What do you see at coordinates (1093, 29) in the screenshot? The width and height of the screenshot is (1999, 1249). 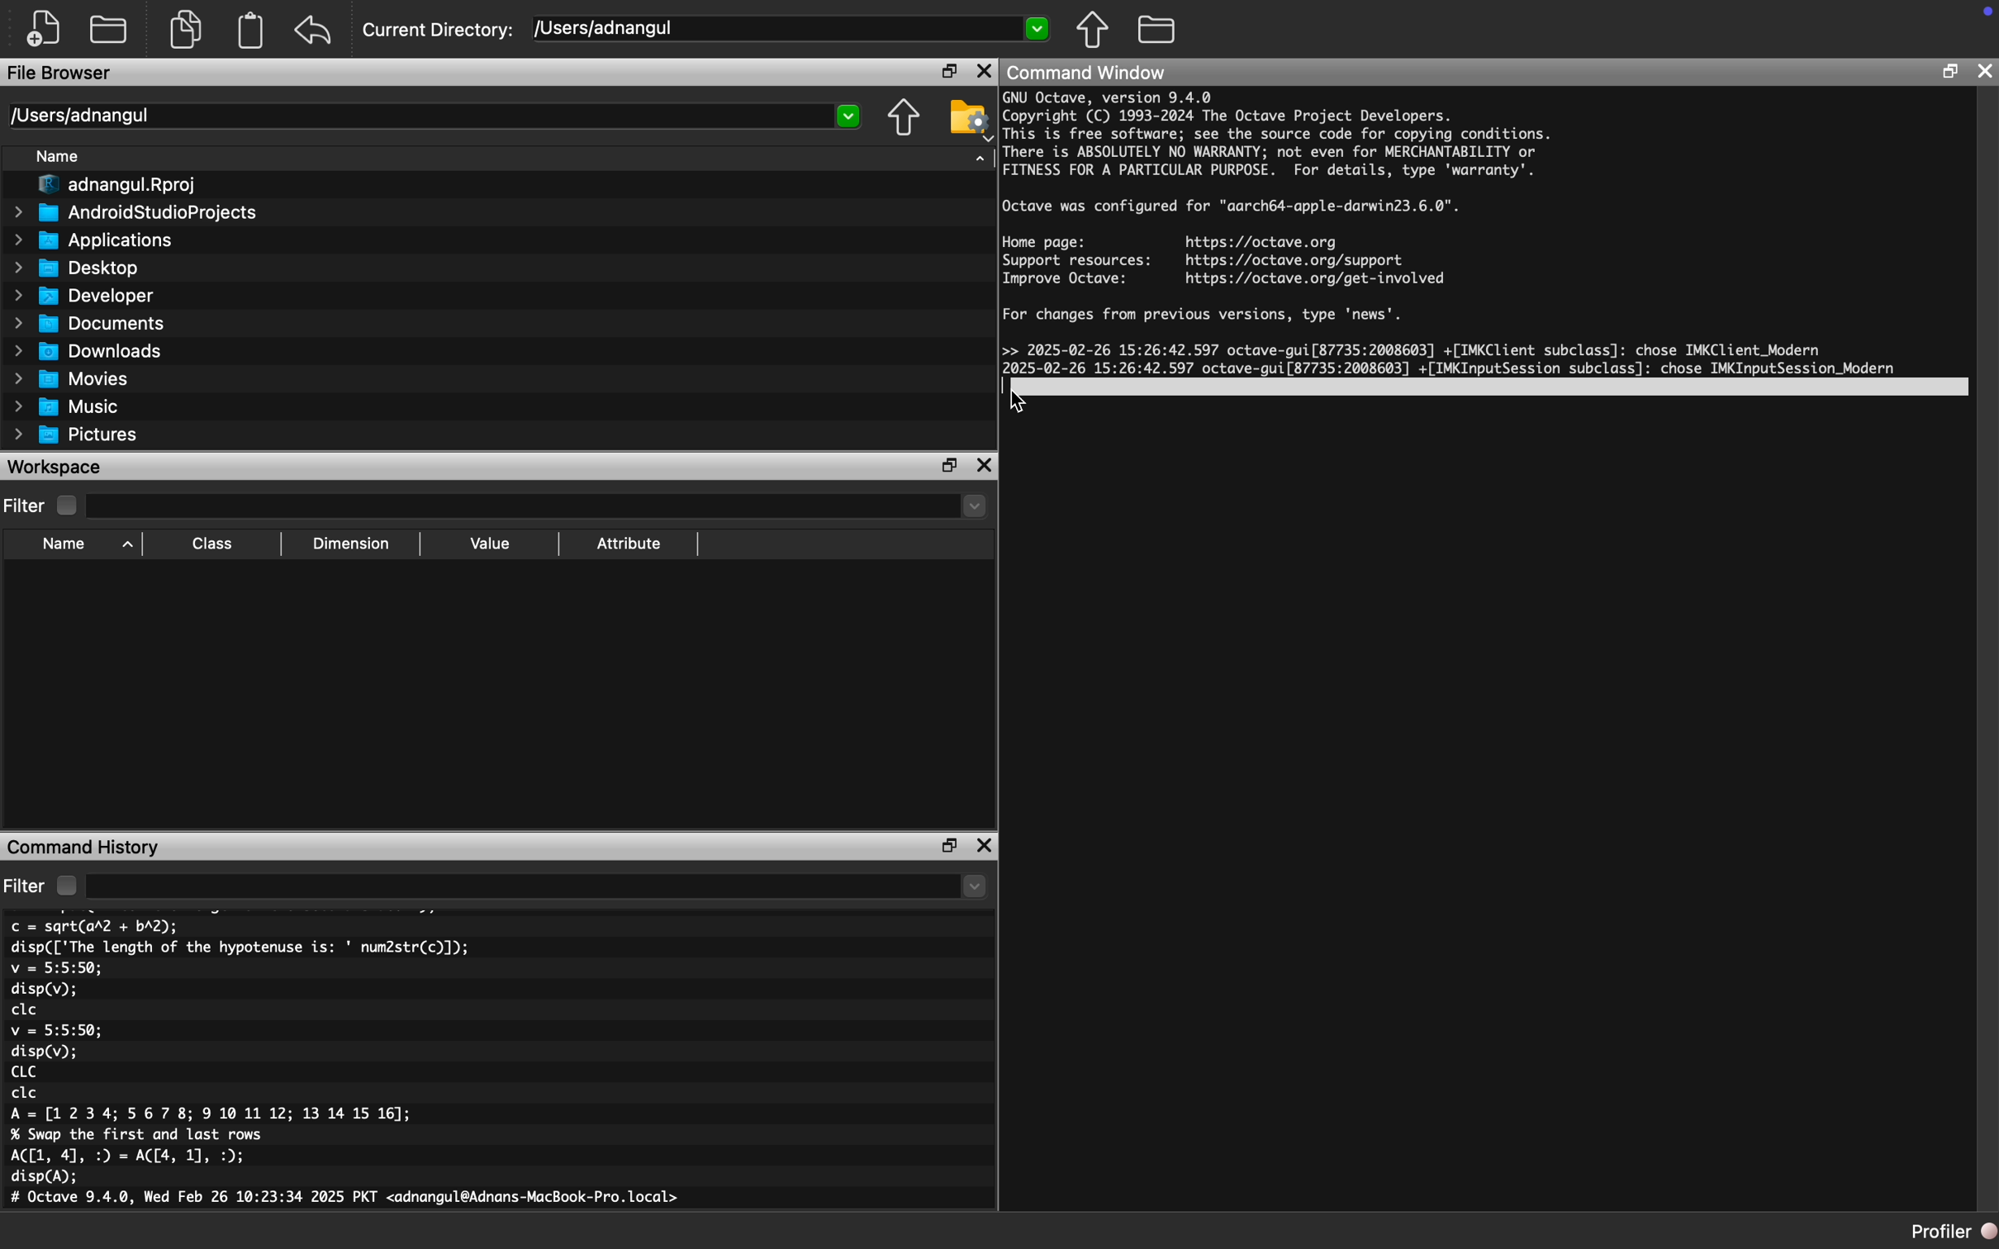 I see `Parent Directory` at bounding box center [1093, 29].